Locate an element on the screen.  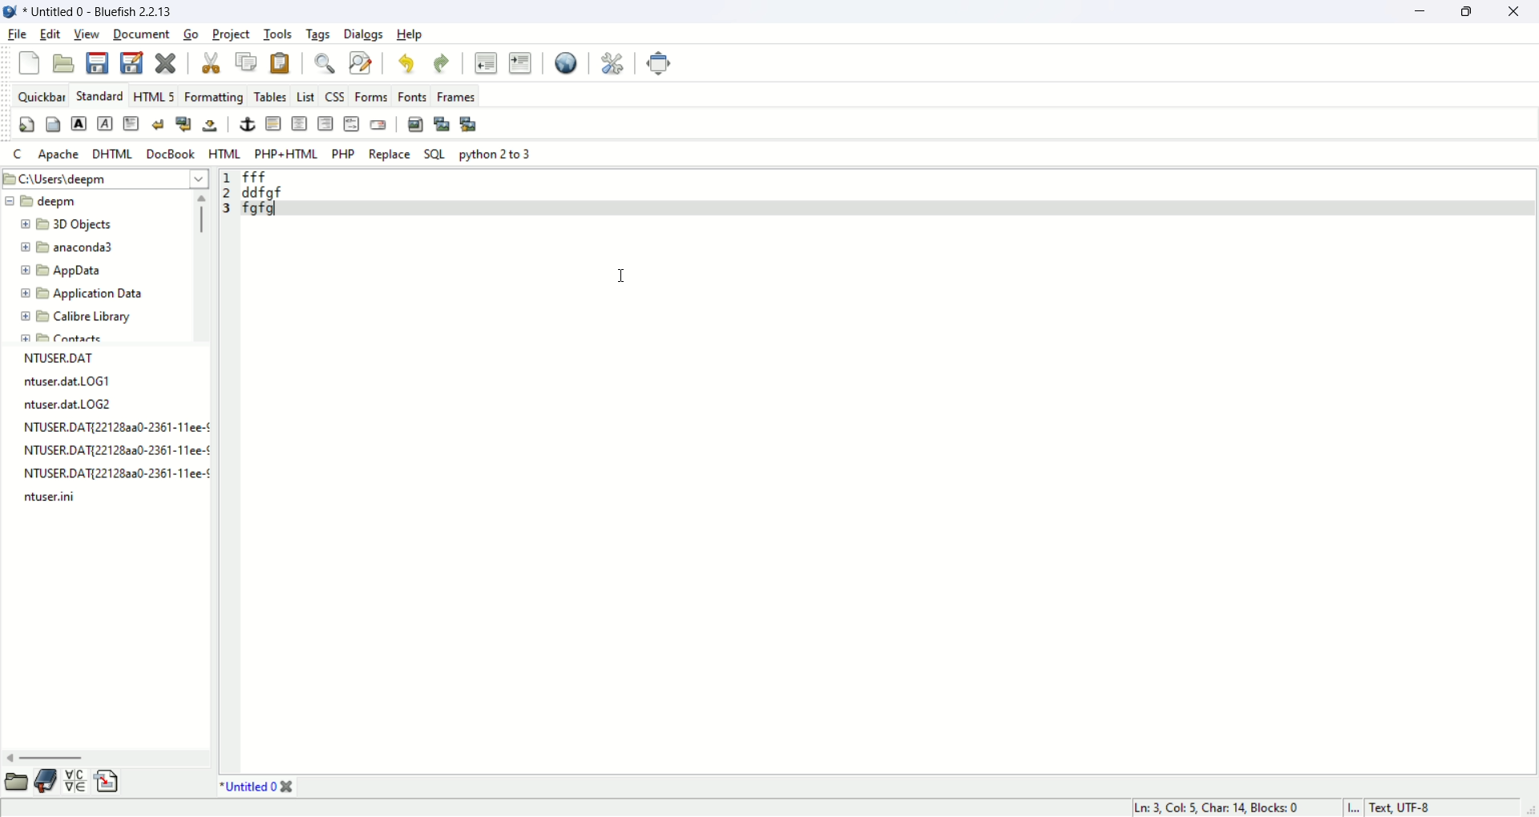
project is located at coordinates (229, 33).